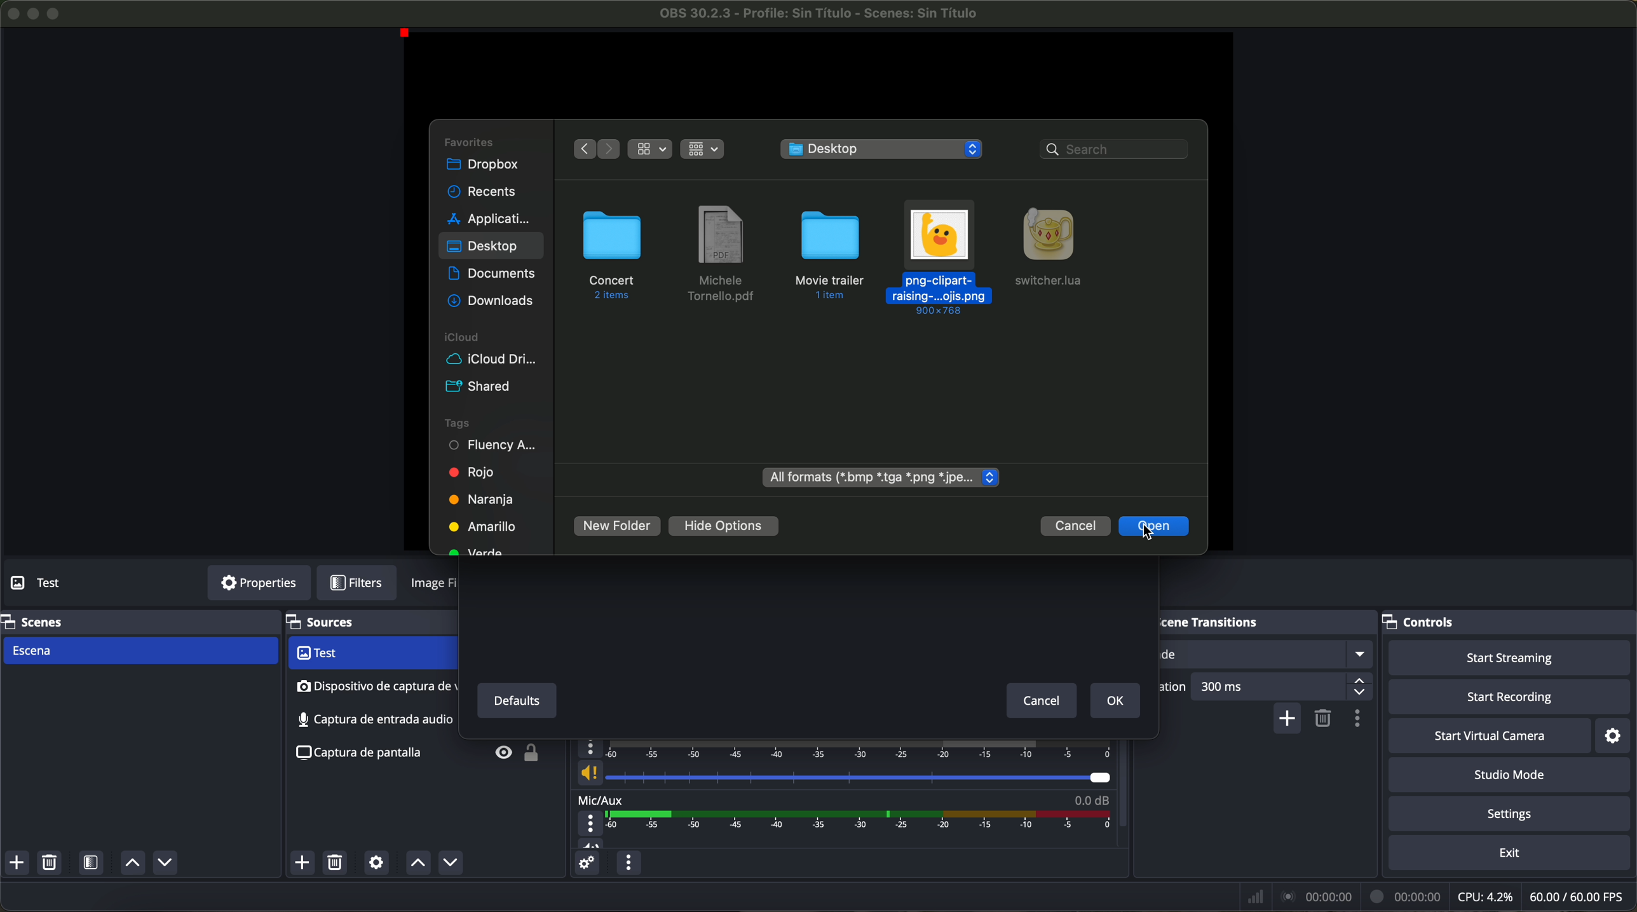  I want to click on fluency academy, so click(494, 446).